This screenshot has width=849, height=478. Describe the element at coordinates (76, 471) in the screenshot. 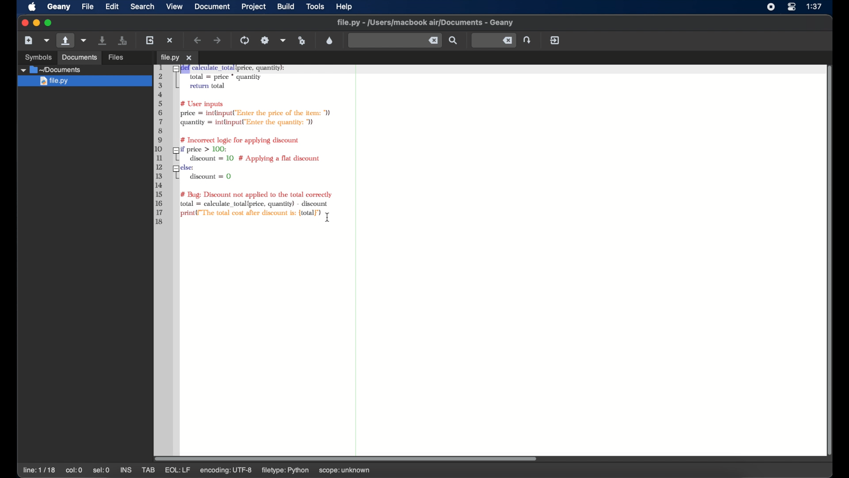

I see `col:51` at that location.